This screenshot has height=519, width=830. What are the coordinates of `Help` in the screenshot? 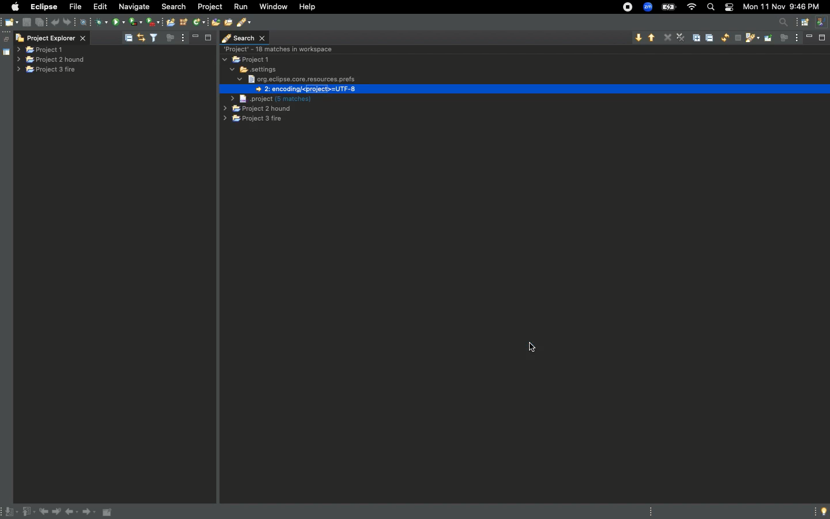 It's located at (311, 7).